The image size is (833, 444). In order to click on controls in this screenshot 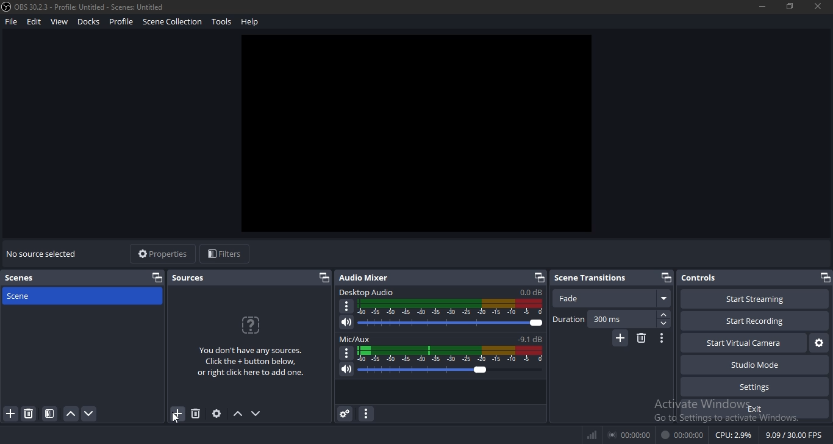, I will do `click(698, 279)`.